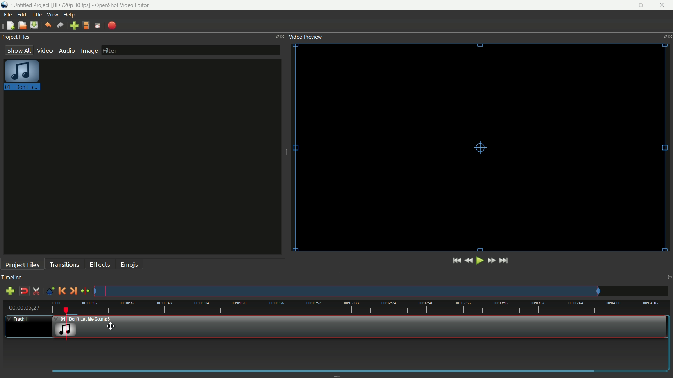  Describe the element at coordinates (275, 36) in the screenshot. I see `change layout` at that location.